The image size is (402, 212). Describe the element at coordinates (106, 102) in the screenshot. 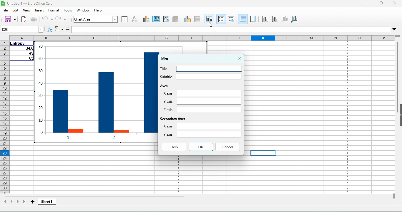

I see `entropy 2` at that location.